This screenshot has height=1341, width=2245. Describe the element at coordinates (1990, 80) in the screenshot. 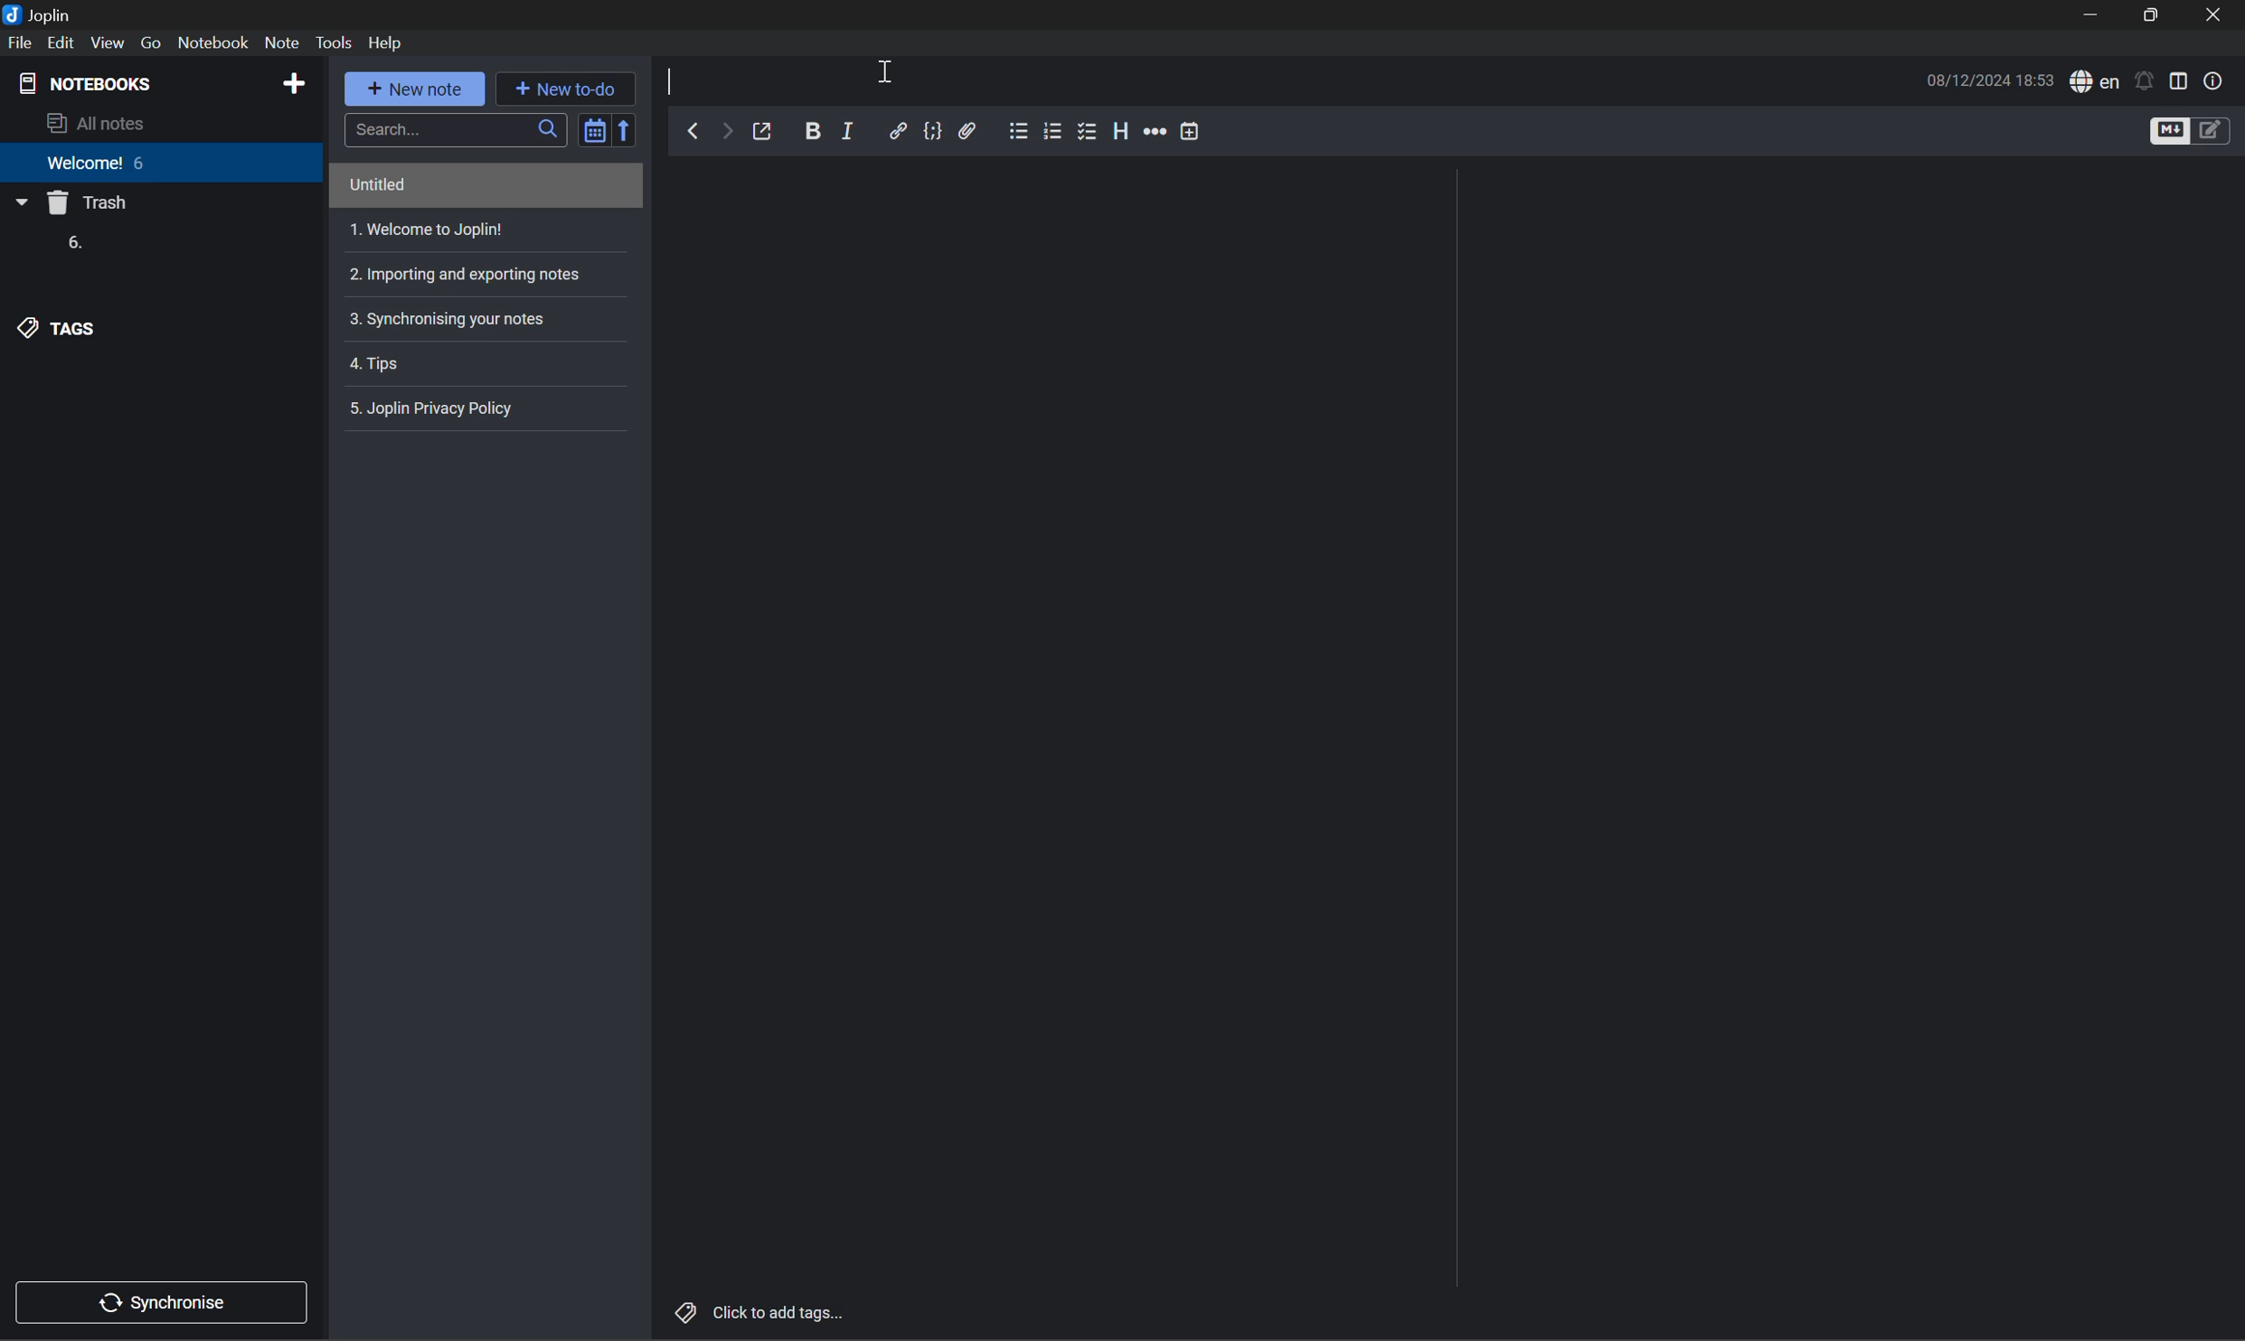

I see `08/12/2024 18:53` at that location.